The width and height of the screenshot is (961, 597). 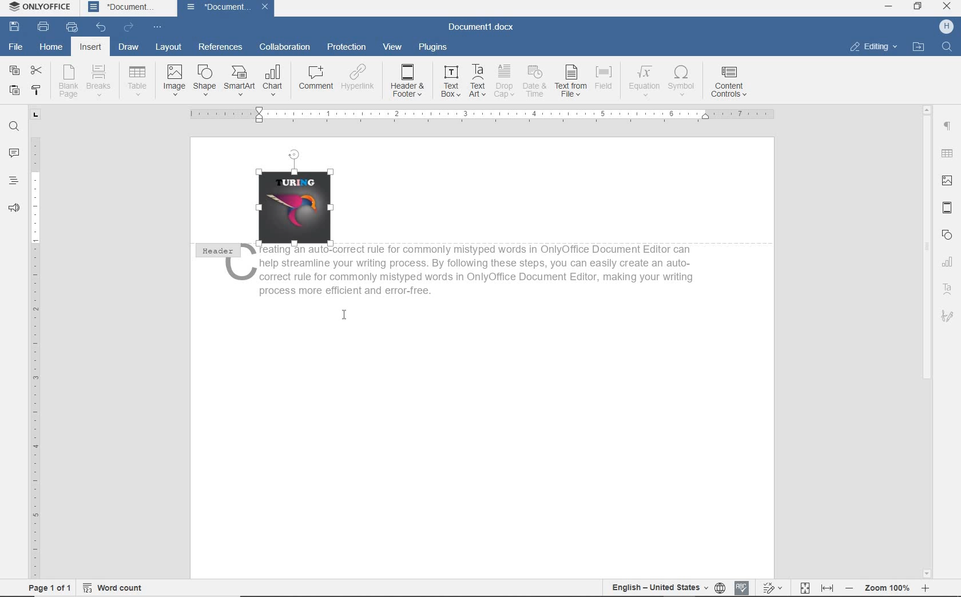 What do you see at coordinates (483, 115) in the screenshot?
I see `RULER` at bounding box center [483, 115].